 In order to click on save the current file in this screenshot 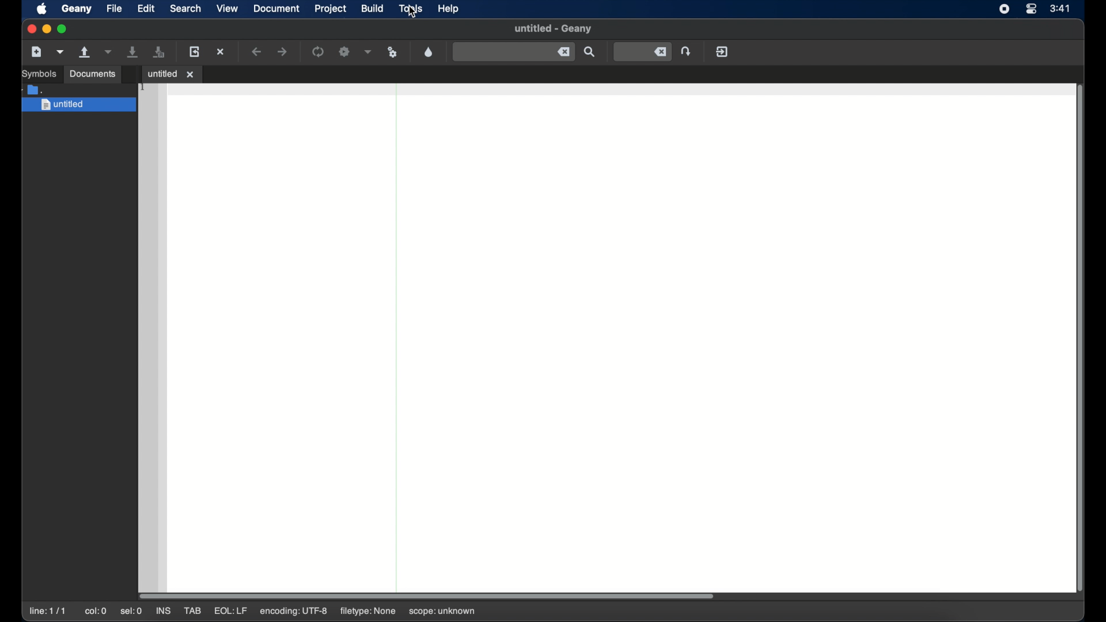, I will do `click(134, 52)`.